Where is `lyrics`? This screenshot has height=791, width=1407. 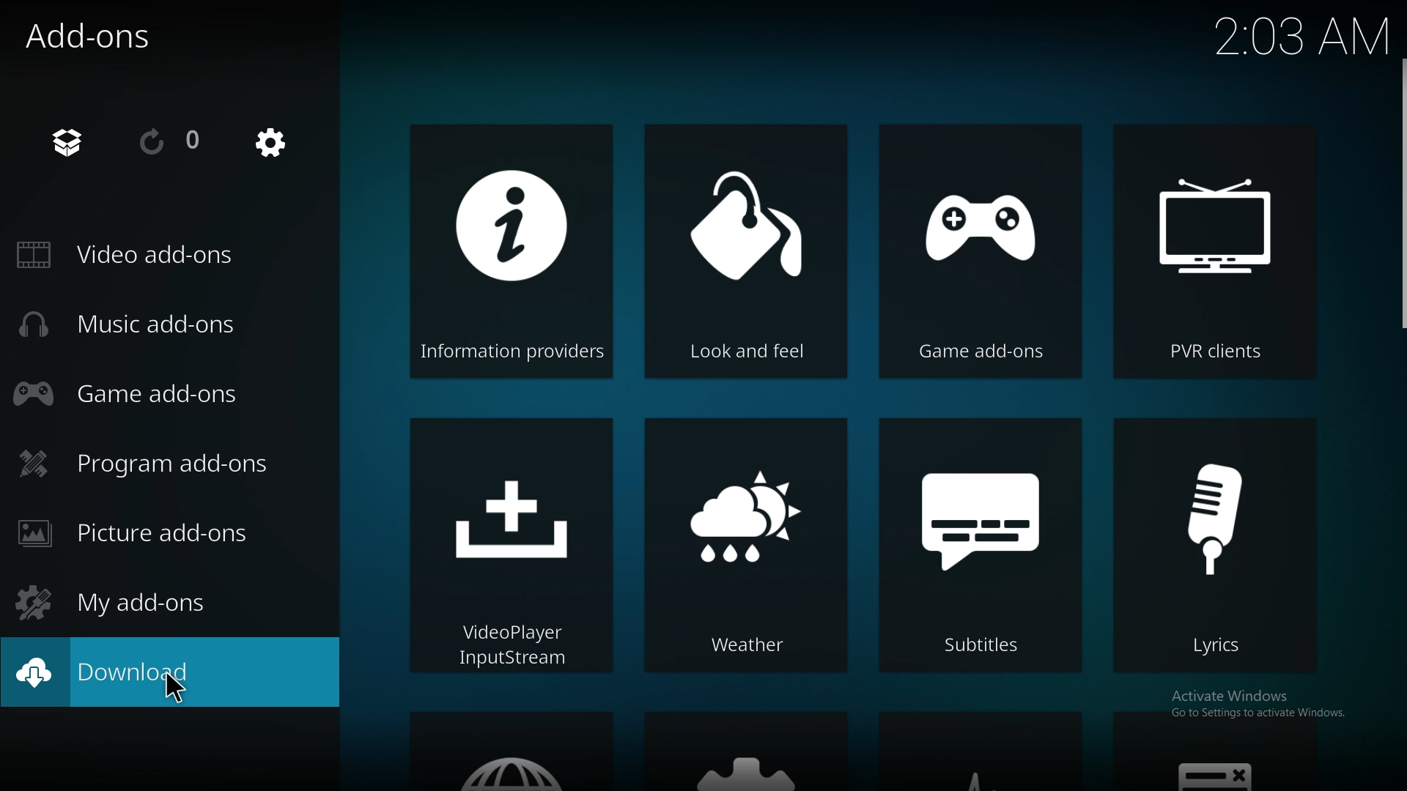 lyrics is located at coordinates (1214, 543).